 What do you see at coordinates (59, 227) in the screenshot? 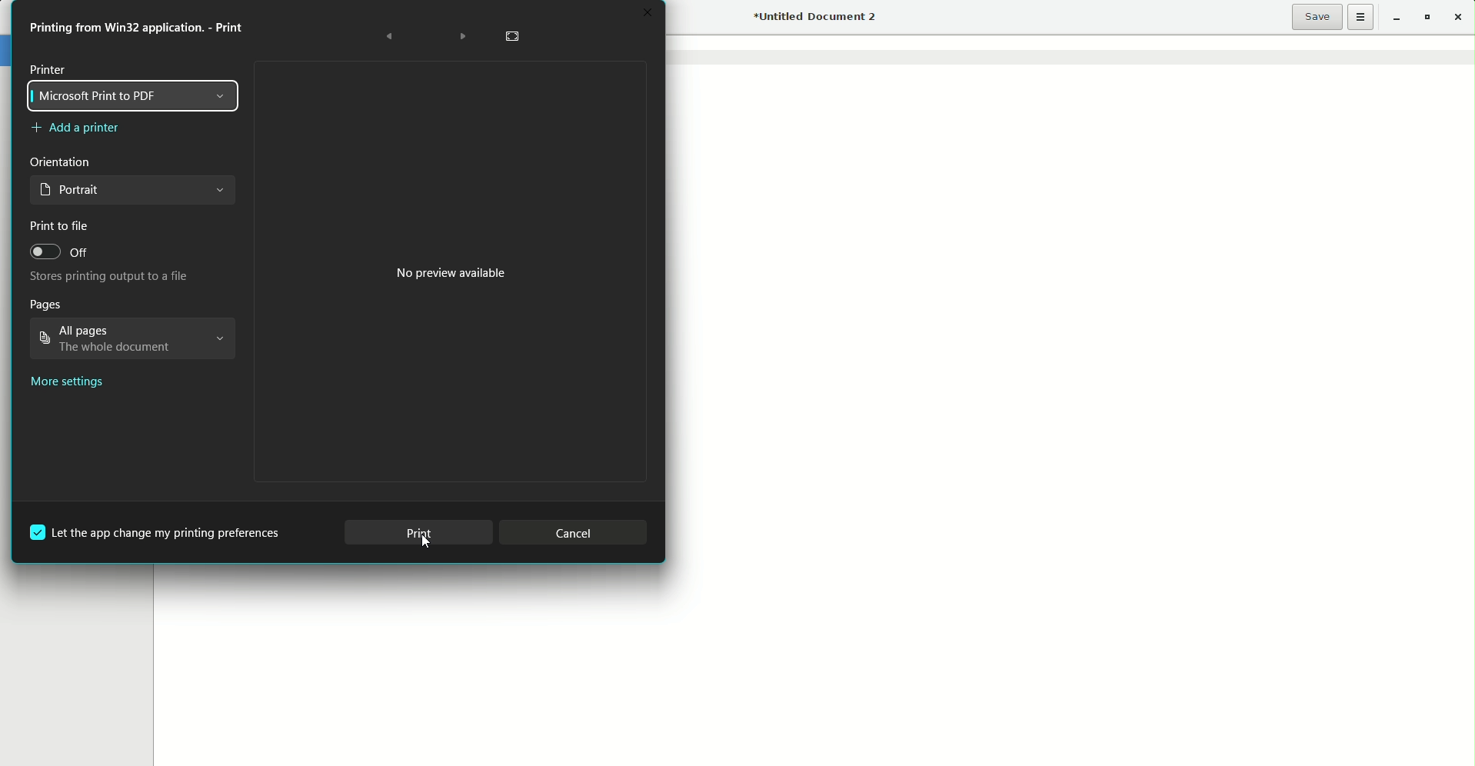
I see `Print to file` at bounding box center [59, 227].